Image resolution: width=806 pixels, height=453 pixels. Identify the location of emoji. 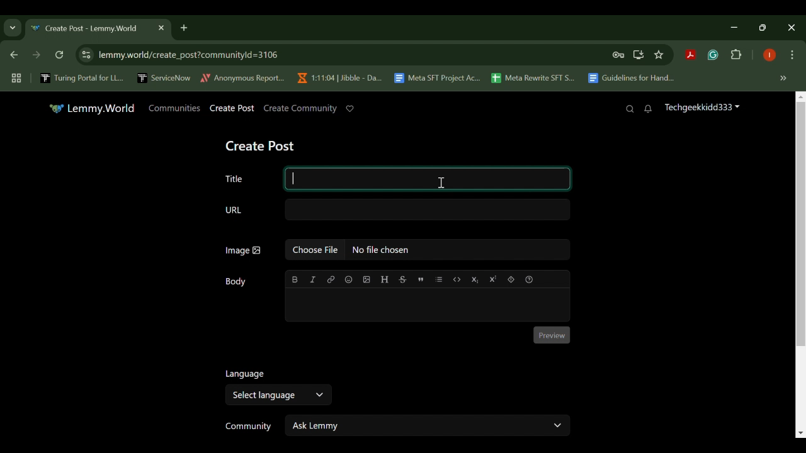
(348, 279).